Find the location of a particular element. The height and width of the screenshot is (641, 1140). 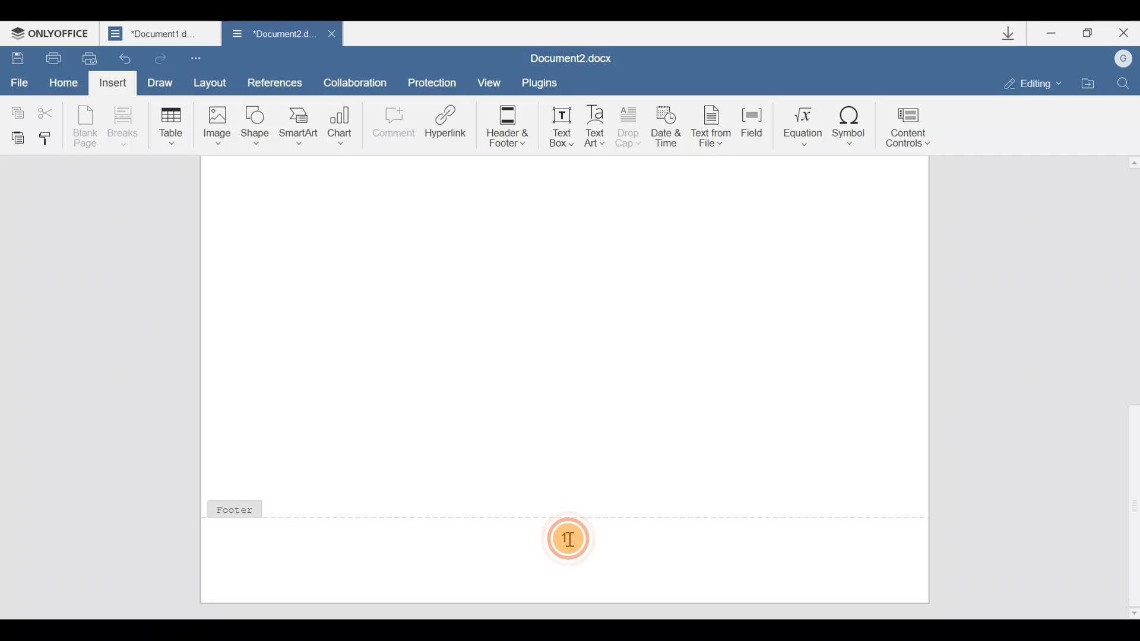

File is located at coordinates (20, 83).